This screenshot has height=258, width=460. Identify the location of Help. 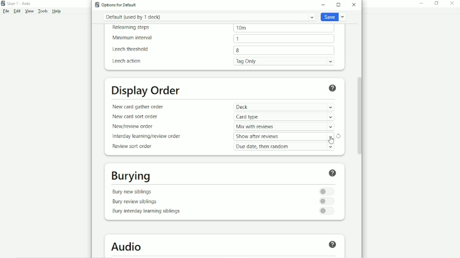
(332, 245).